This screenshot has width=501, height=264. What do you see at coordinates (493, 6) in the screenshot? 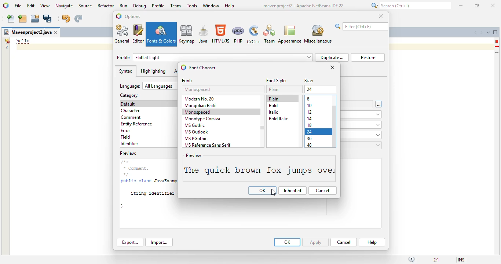
I see `close` at bounding box center [493, 6].